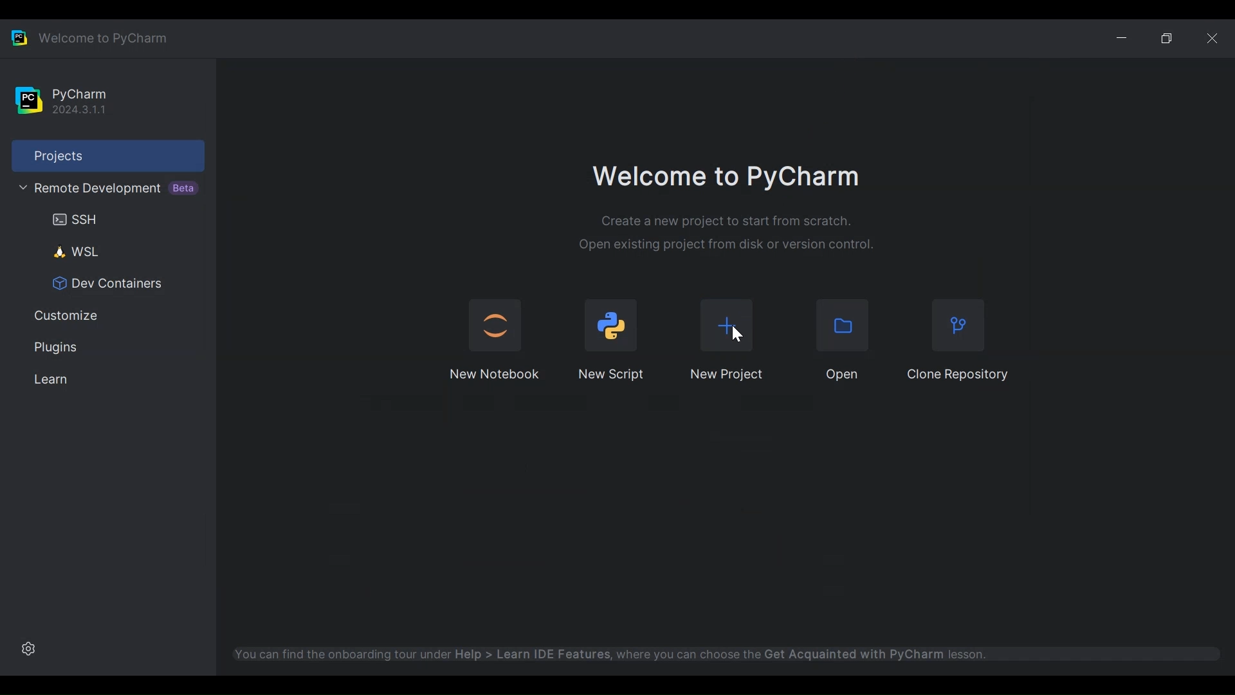 The image size is (1235, 695). What do you see at coordinates (493, 324) in the screenshot?
I see `New Notebook` at bounding box center [493, 324].